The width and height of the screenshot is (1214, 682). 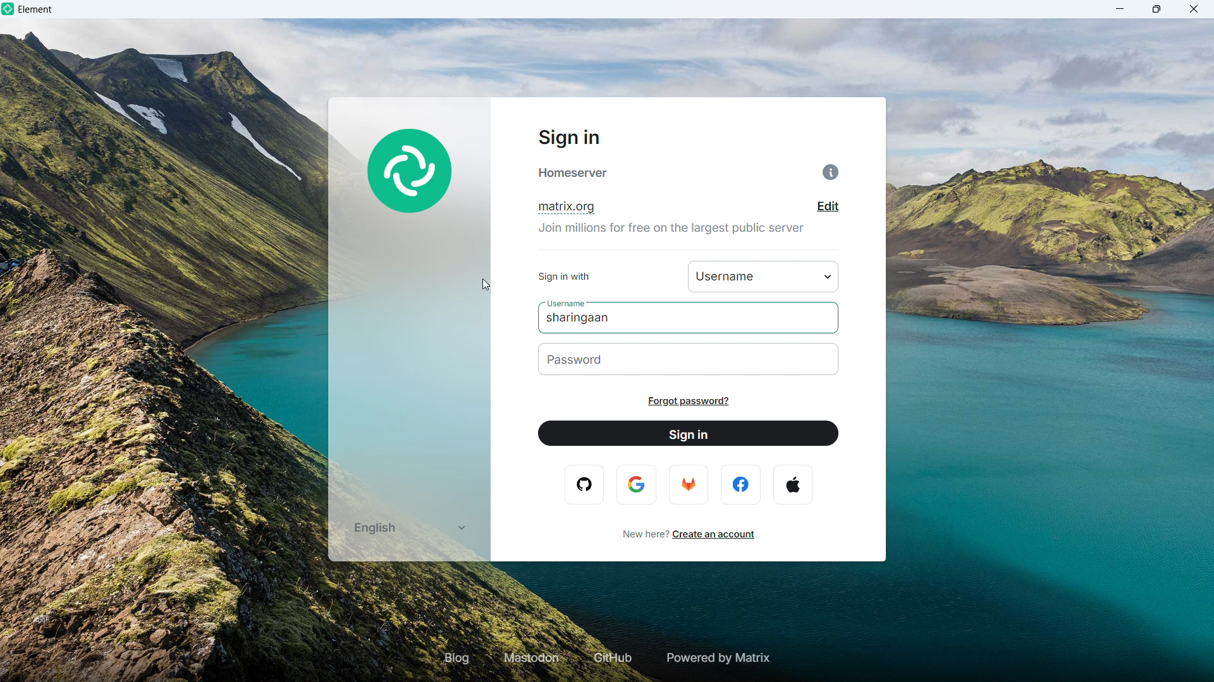 What do you see at coordinates (1193, 9) in the screenshot?
I see `close ` at bounding box center [1193, 9].